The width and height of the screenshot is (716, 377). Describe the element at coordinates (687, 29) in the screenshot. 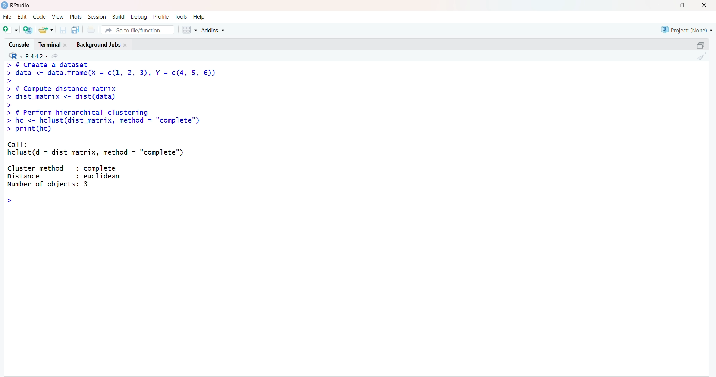

I see `Project (Note)` at that location.